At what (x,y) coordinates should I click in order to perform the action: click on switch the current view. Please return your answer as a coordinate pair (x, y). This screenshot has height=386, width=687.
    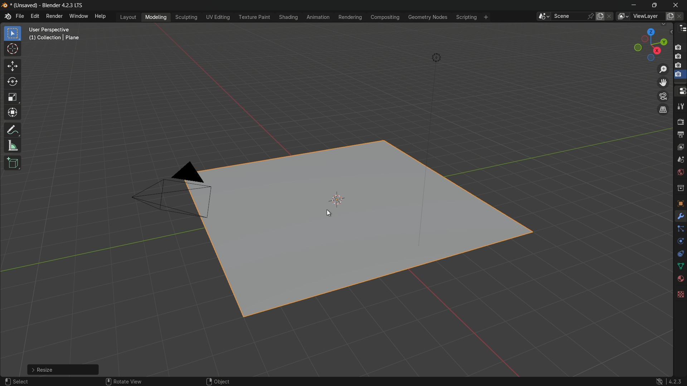
    Looking at the image, I should click on (664, 109).